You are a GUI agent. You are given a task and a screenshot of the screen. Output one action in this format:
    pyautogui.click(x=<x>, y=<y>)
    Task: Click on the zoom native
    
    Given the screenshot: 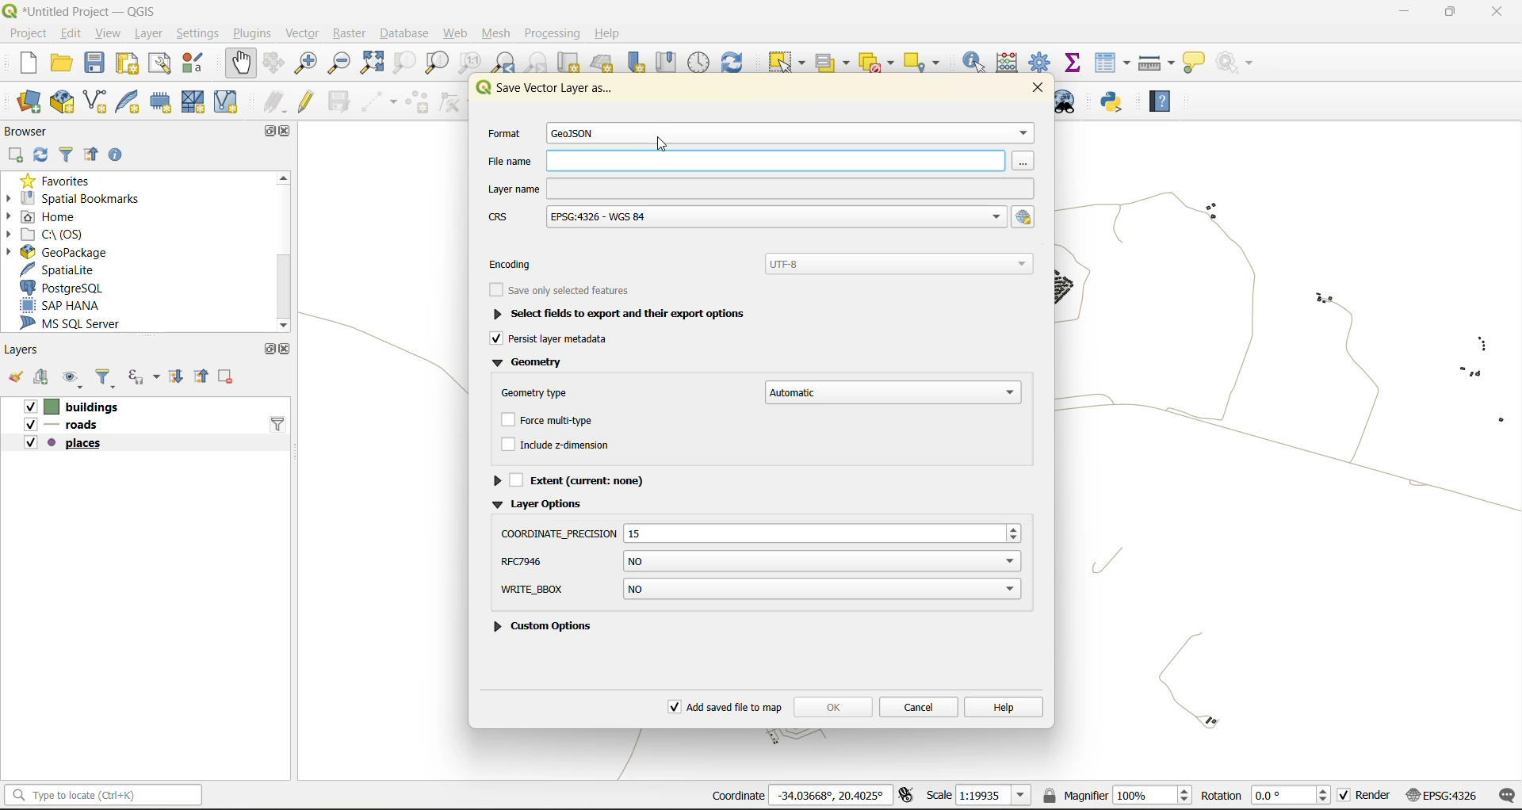 What is the action you would take?
    pyautogui.click(x=474, y=63)
    